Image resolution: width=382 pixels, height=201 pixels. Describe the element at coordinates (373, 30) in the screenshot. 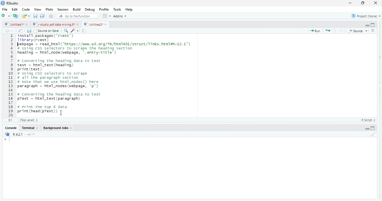

I see `show document outline` at that location.